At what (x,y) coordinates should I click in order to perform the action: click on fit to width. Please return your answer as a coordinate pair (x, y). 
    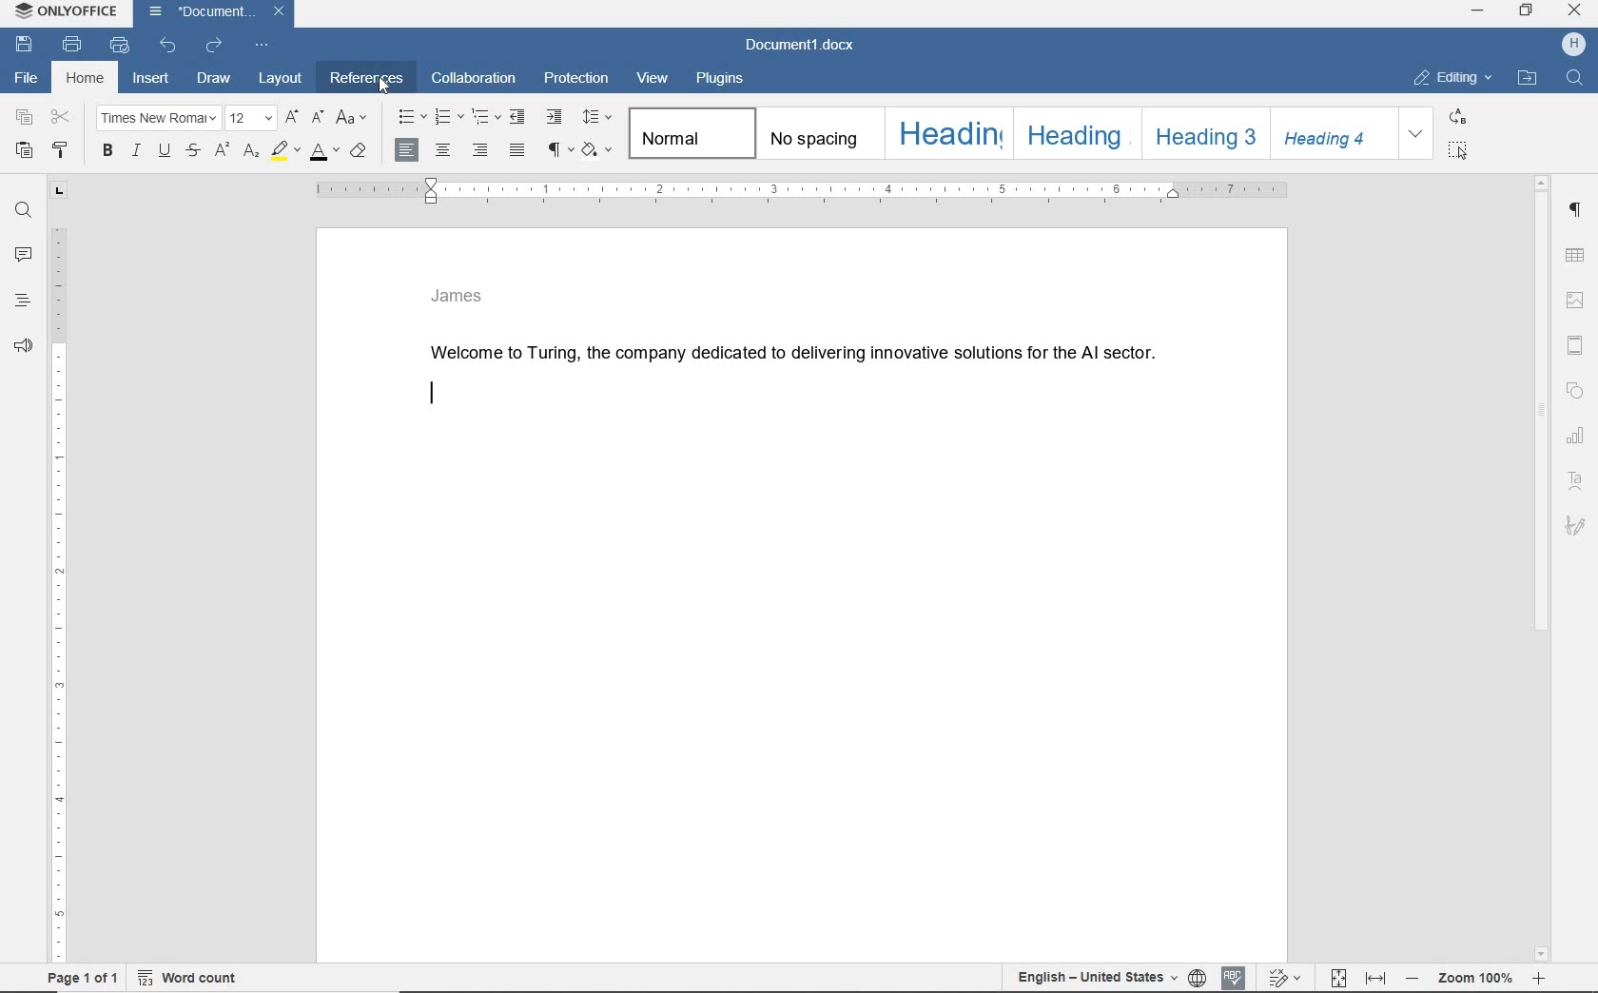
    Looking at the image, I should click on (1375, 977).